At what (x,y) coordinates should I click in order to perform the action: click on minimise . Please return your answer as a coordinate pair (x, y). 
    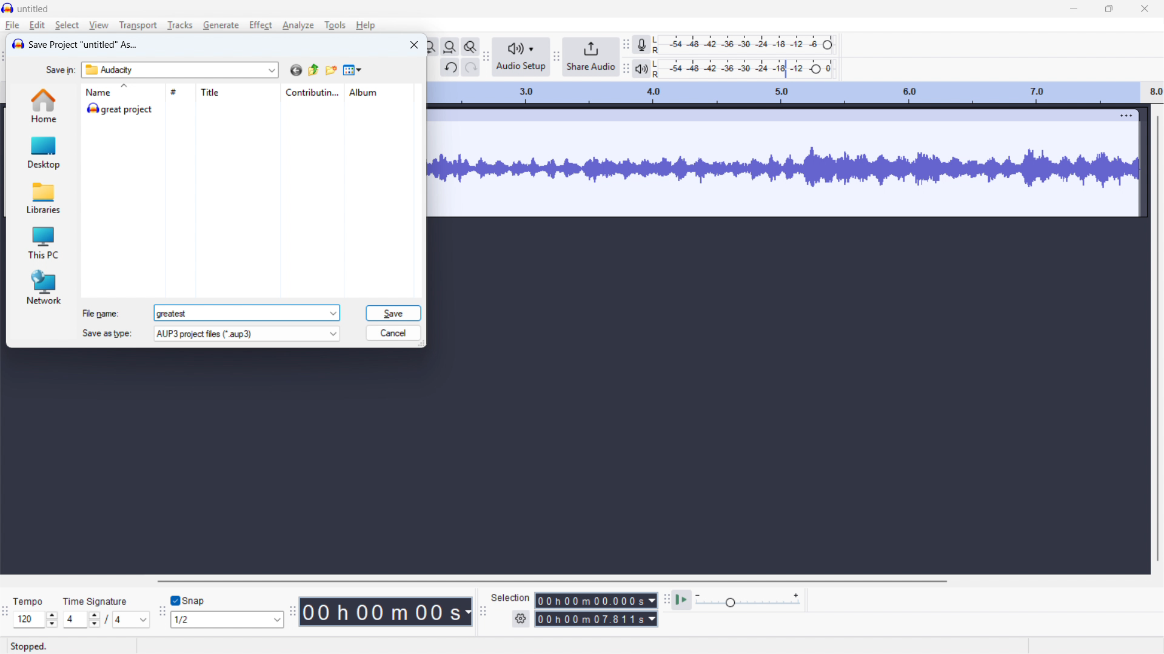
    Looking at the image, I should click on (1072, 10).